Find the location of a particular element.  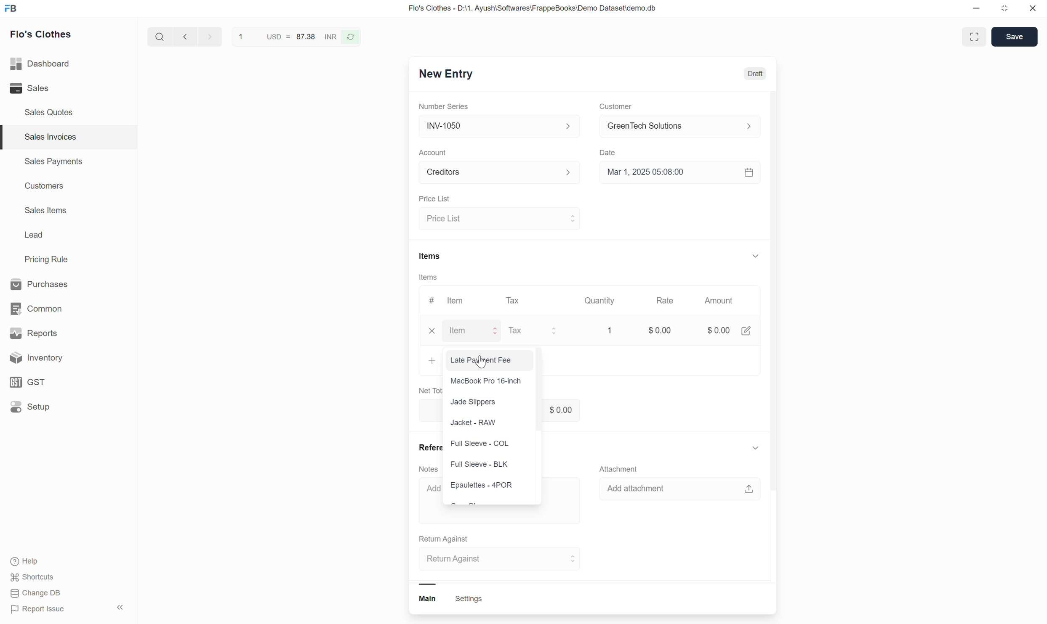

Change DB is located at coordinates (37, 595).